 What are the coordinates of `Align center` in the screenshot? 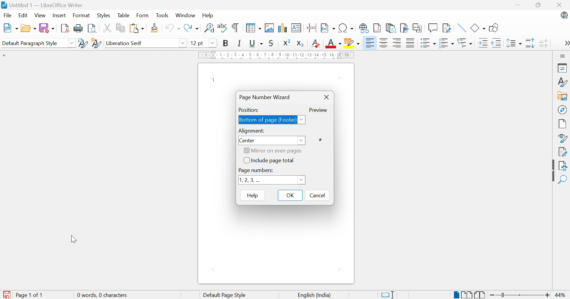 It's located at (384, 43).